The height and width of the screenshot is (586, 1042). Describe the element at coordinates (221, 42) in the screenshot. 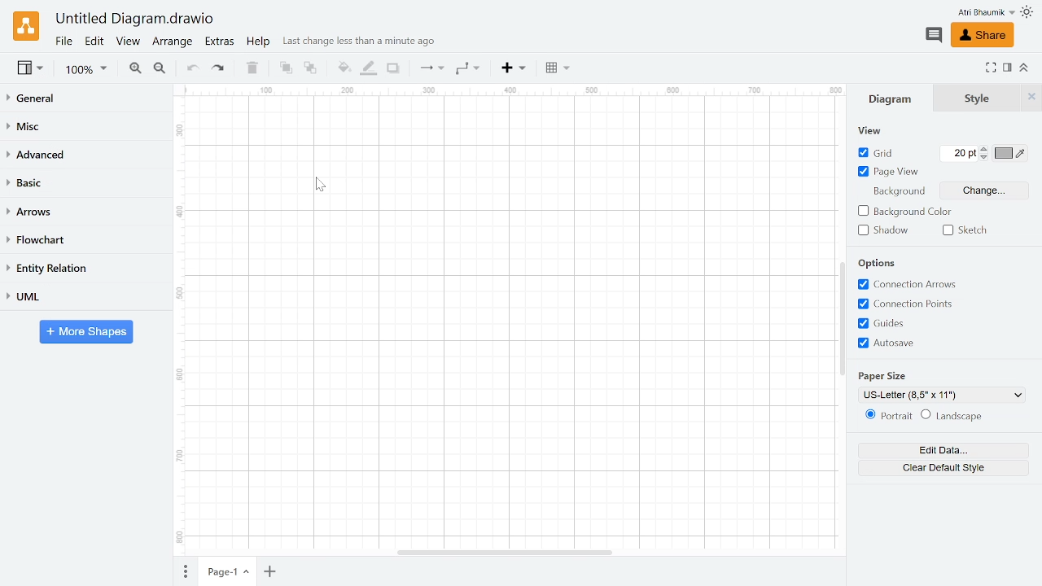

I see `Extras` at that location.